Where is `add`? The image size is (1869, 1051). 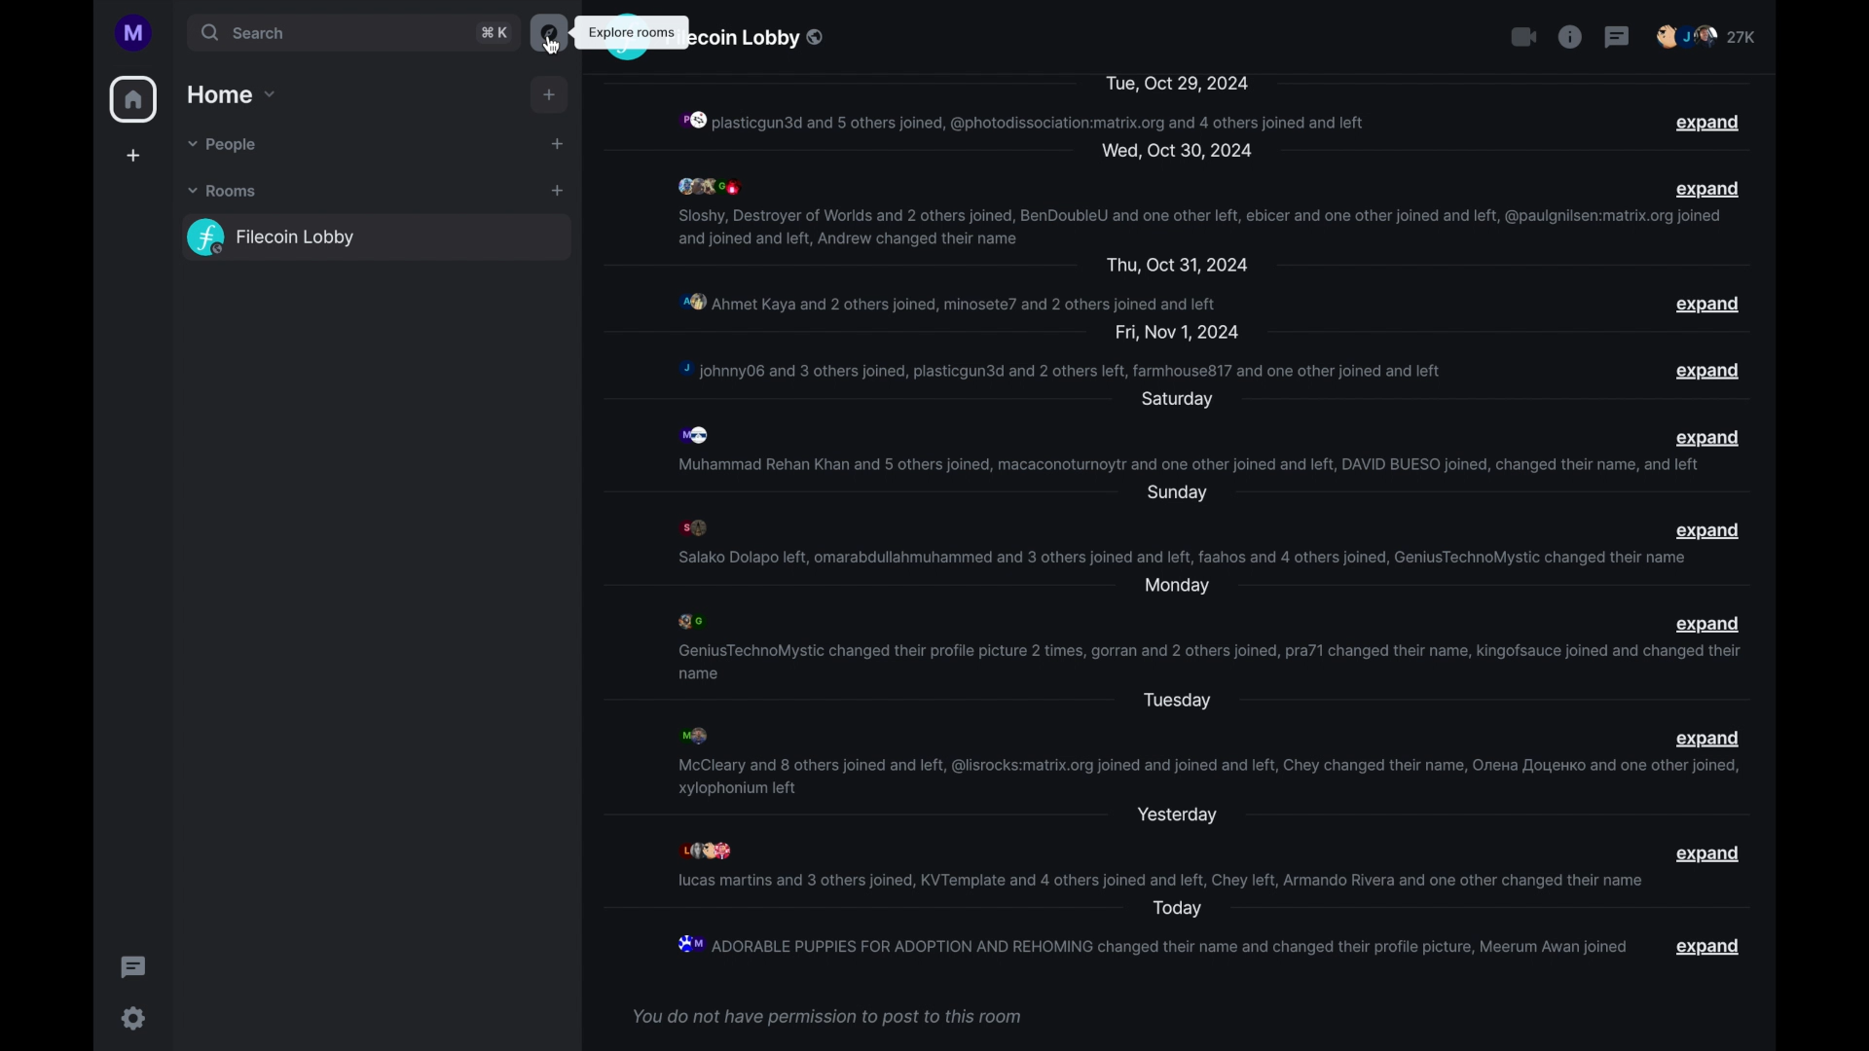 add is located at coordinates (550, 94).